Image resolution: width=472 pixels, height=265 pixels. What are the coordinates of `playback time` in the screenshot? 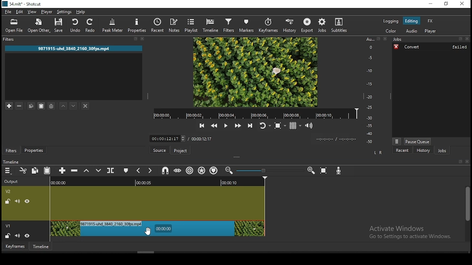 It's located at (256, 114).